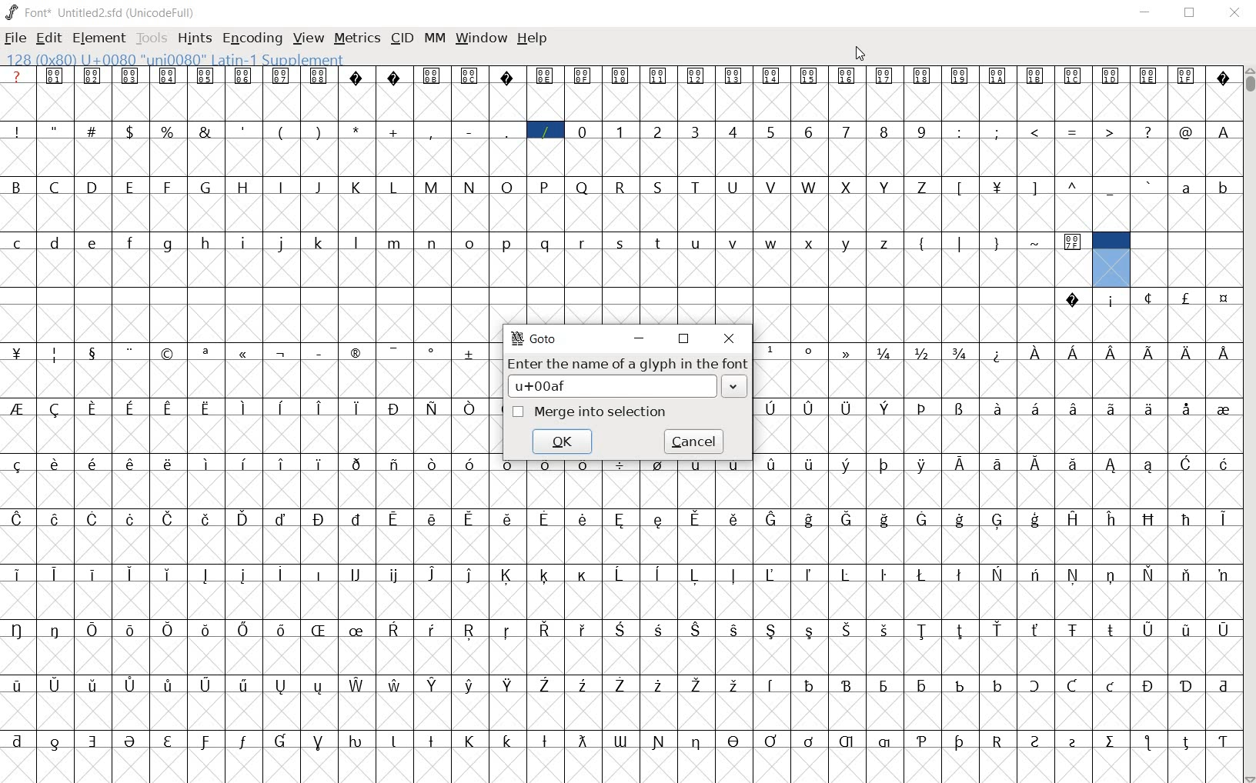 The width and height of the screenshot is (1256, 783). I want to click on Symbol, so click(282, 465).